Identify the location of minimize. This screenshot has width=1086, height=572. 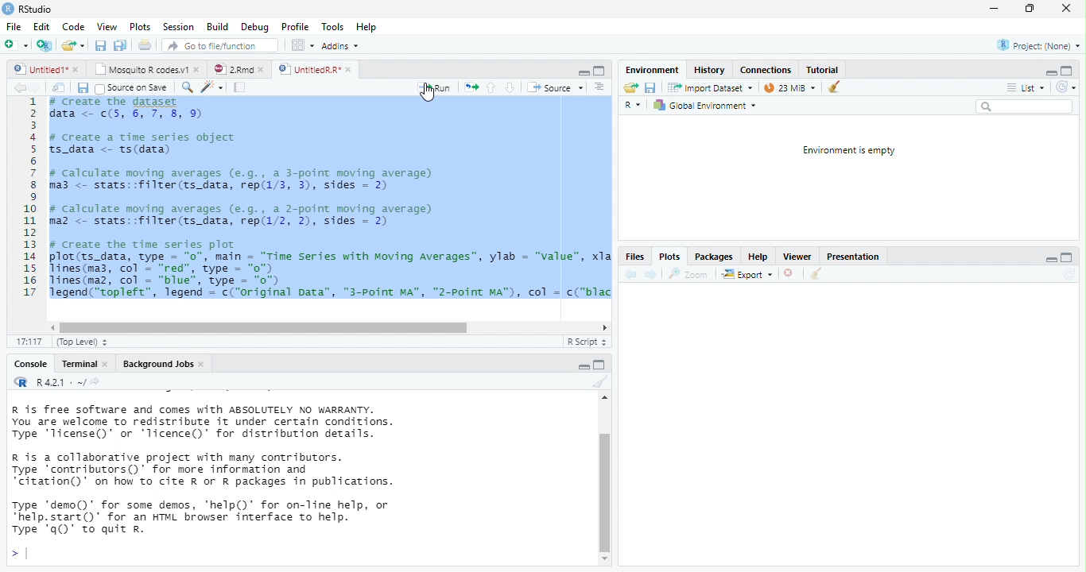
(993, 10).